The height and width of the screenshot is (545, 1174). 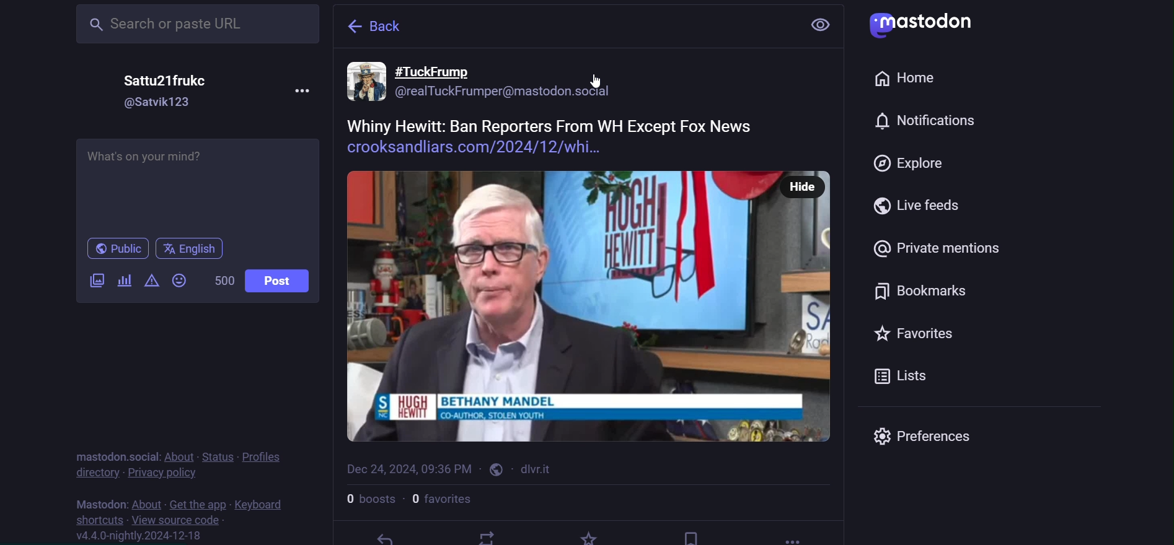 What do you see at coordinates (929, 436) in the screenshot?
I see `preferences` at bounding box center [929, 436].